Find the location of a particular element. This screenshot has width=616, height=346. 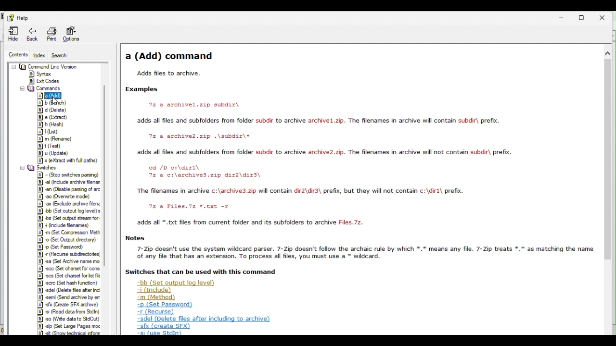

x is located at coordinates (65, 161).